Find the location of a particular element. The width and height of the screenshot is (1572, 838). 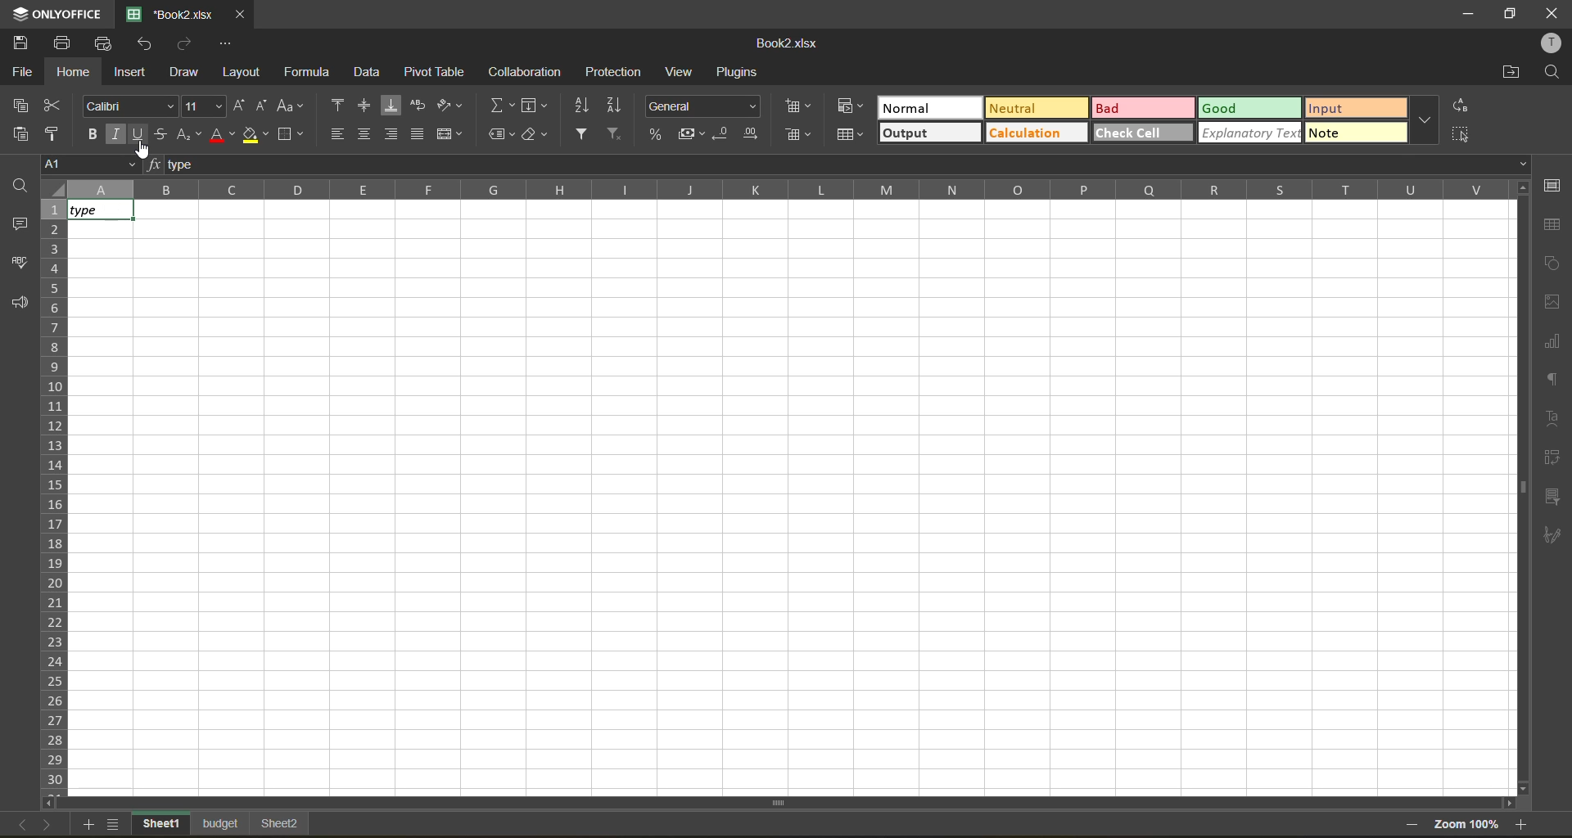

decrease decimal is located at coordinates (723, 134).